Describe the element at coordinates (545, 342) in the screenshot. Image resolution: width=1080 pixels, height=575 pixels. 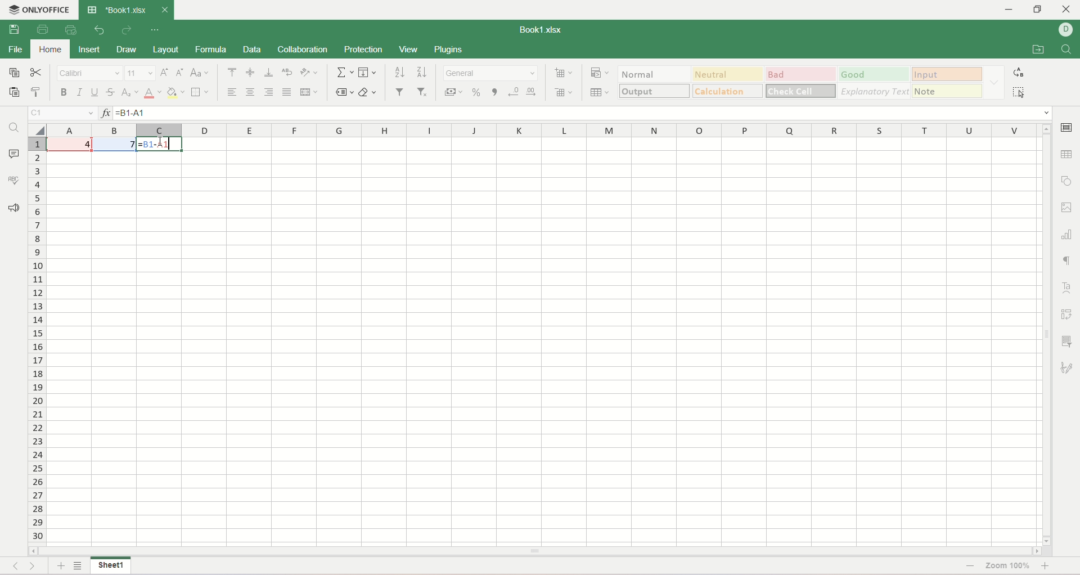
I see `worksheet` at that location.